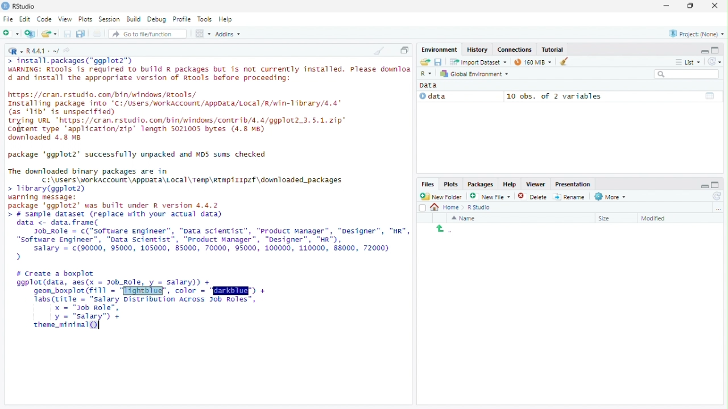  Describe the element at coordinates (30, 34) in the screenshot. I see `create a project` at that location.